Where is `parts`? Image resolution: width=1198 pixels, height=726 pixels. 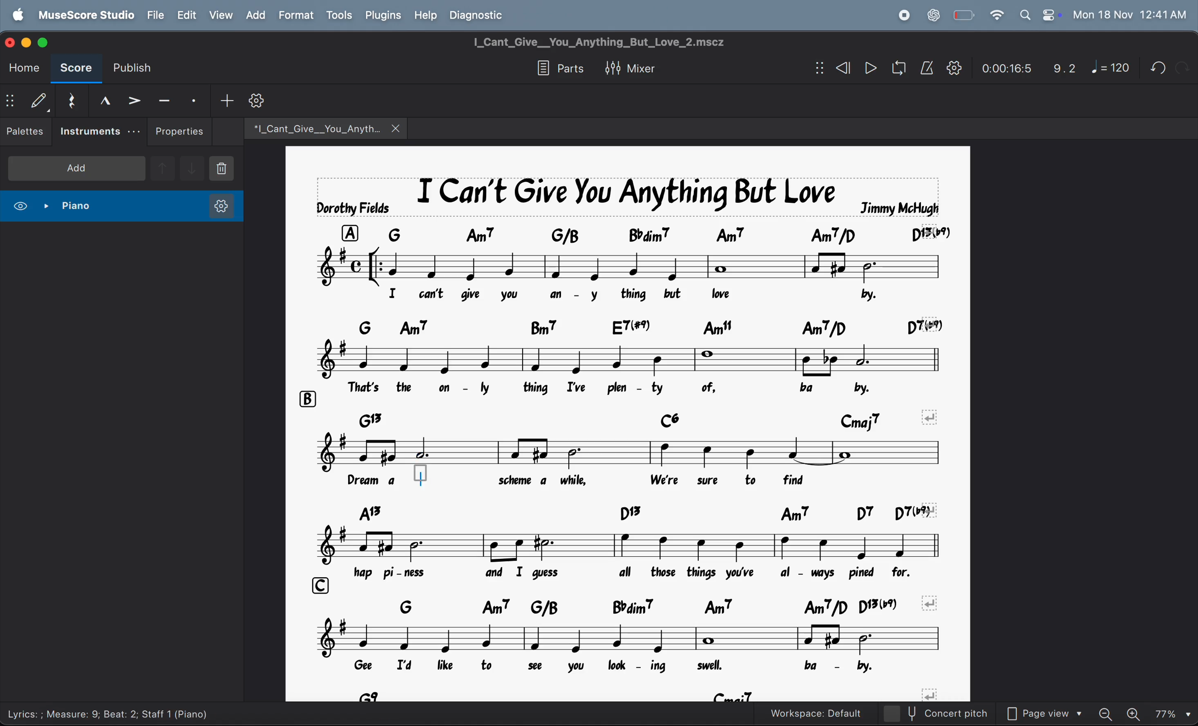 parts is located at coordinates (554, 68).